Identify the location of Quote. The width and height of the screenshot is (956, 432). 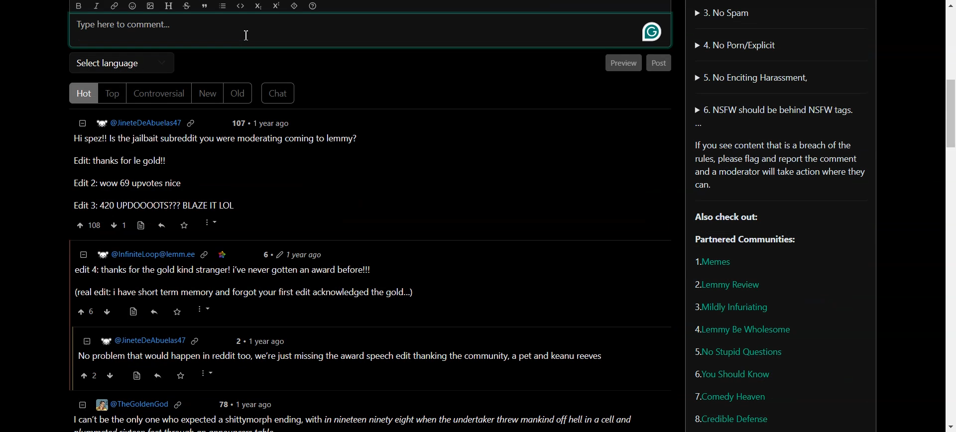
(206, 6).